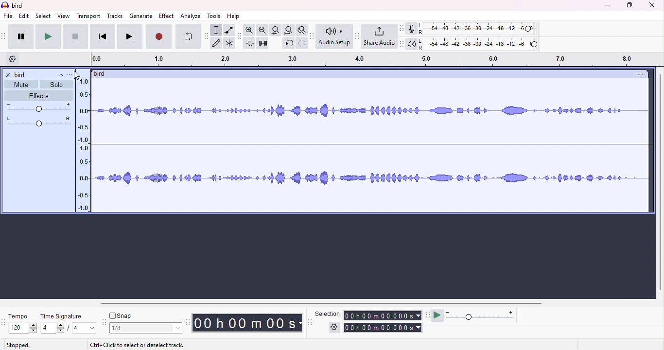 The height and width of the screenshot is (350, 664). Describe the element at coordinates (263, 30) in the screenshot. I see `zoom out` at that location.